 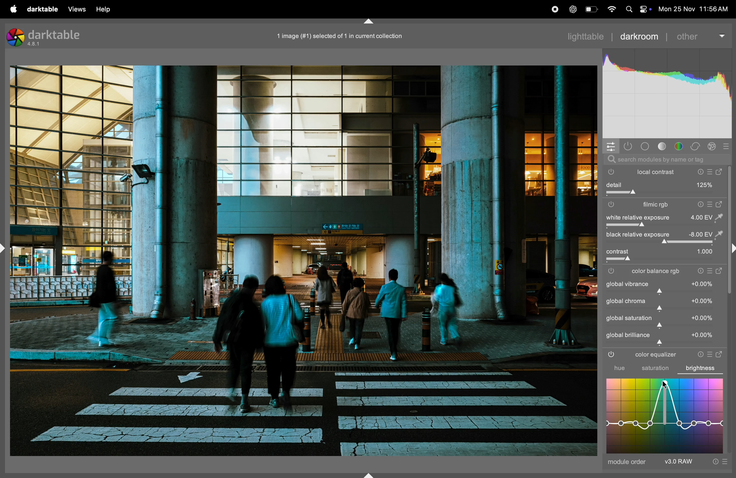 What do you see at coordinates (706, 217) in the screenshot?
I see `value` at bounding box center [706, 217].